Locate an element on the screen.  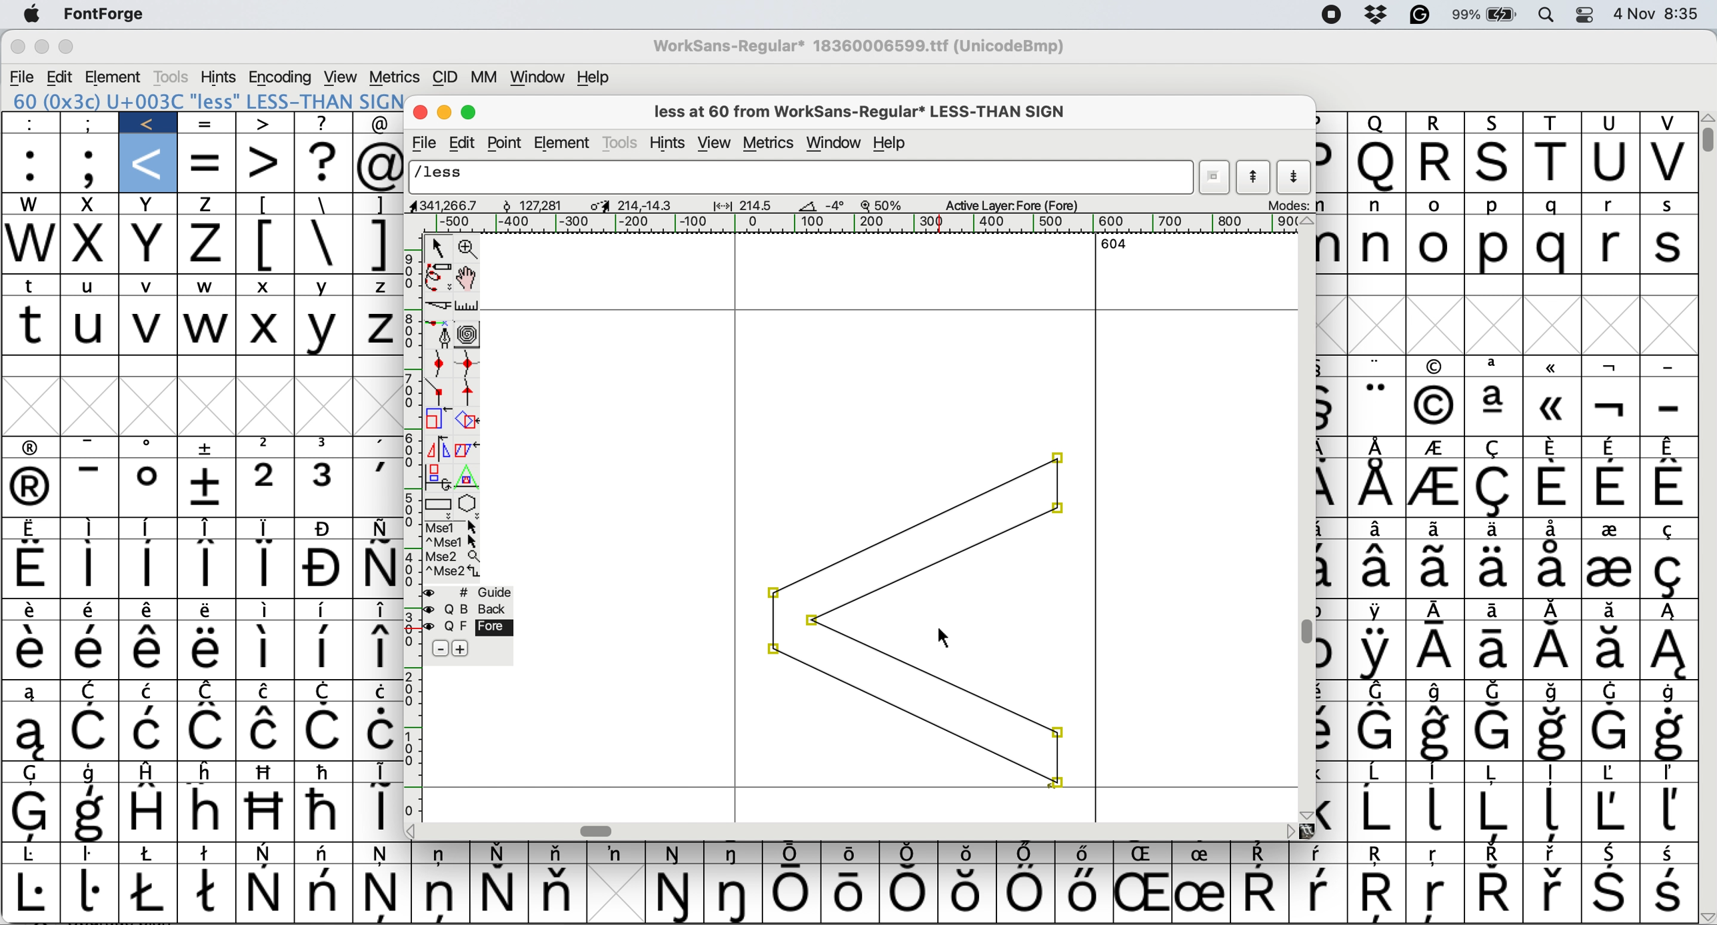
Symbol is located at coordinates (1377, 366).